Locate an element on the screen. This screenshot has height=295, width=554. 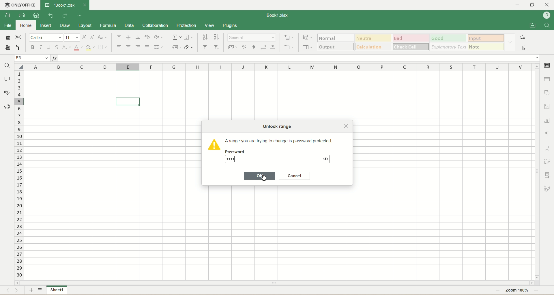
align left is located at coordinates (118, 48).